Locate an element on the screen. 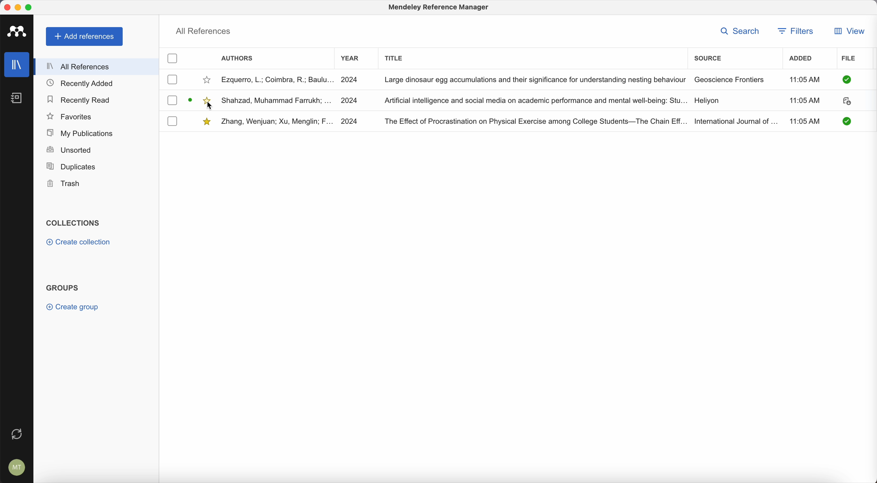 The height and width of the screenshot is (483, 877). file is located at coordinates (850, 59).